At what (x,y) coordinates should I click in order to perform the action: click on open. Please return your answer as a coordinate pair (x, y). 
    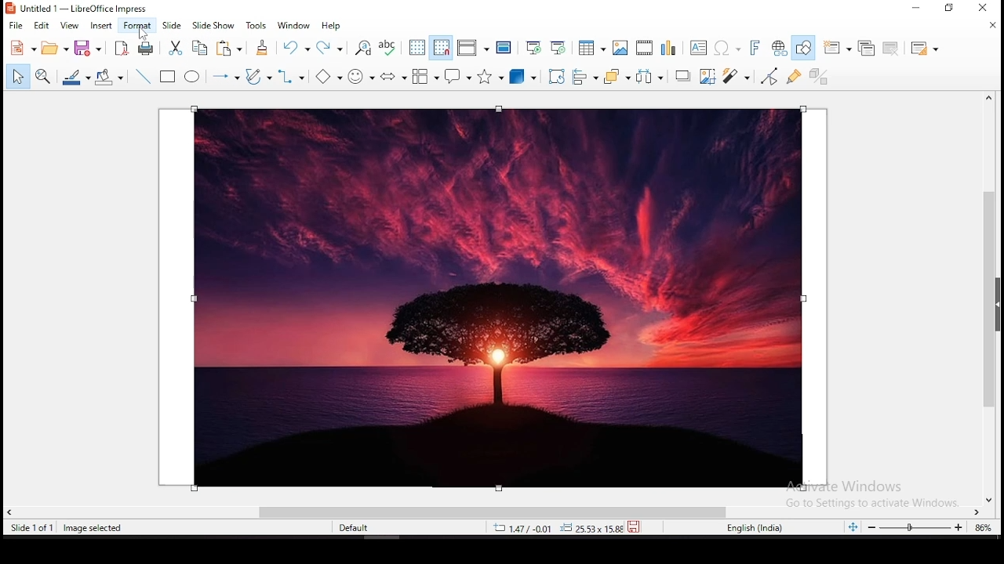
    Looking at the image, I should click on (53, 49).